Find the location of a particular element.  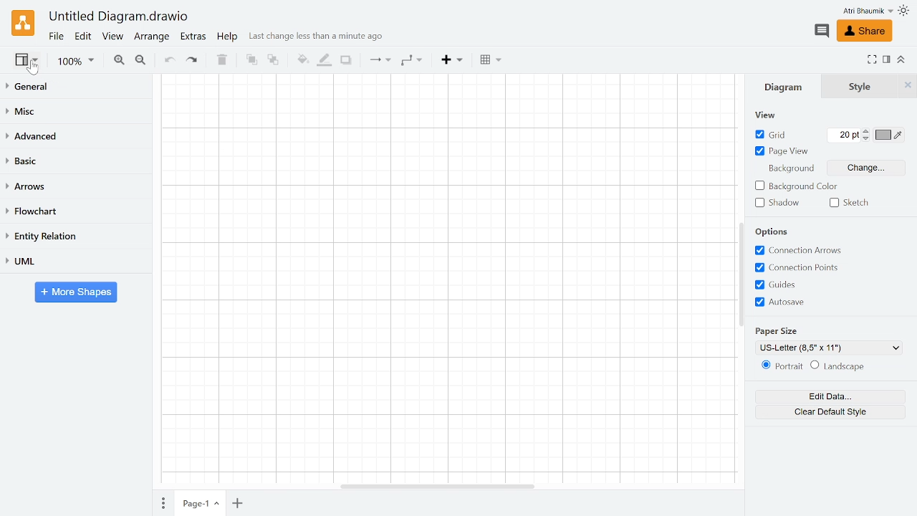

Decrease grid pt is located at coordinates (867, 140).